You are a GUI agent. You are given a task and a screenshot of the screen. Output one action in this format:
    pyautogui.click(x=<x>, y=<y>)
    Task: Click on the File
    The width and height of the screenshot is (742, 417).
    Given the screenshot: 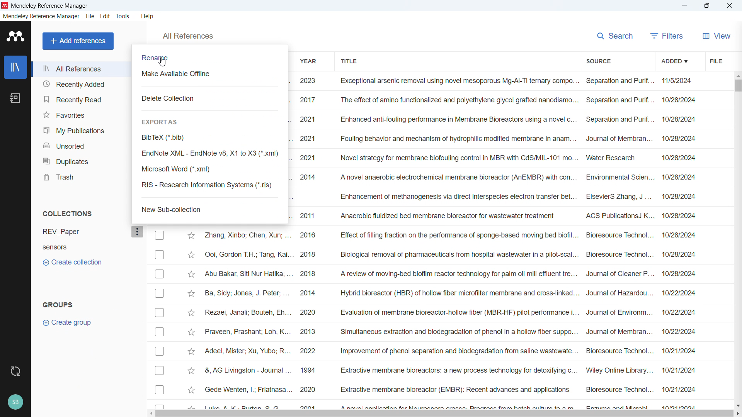 What is the action you would take?
    pyautogui.click(x=716, y=60)
    